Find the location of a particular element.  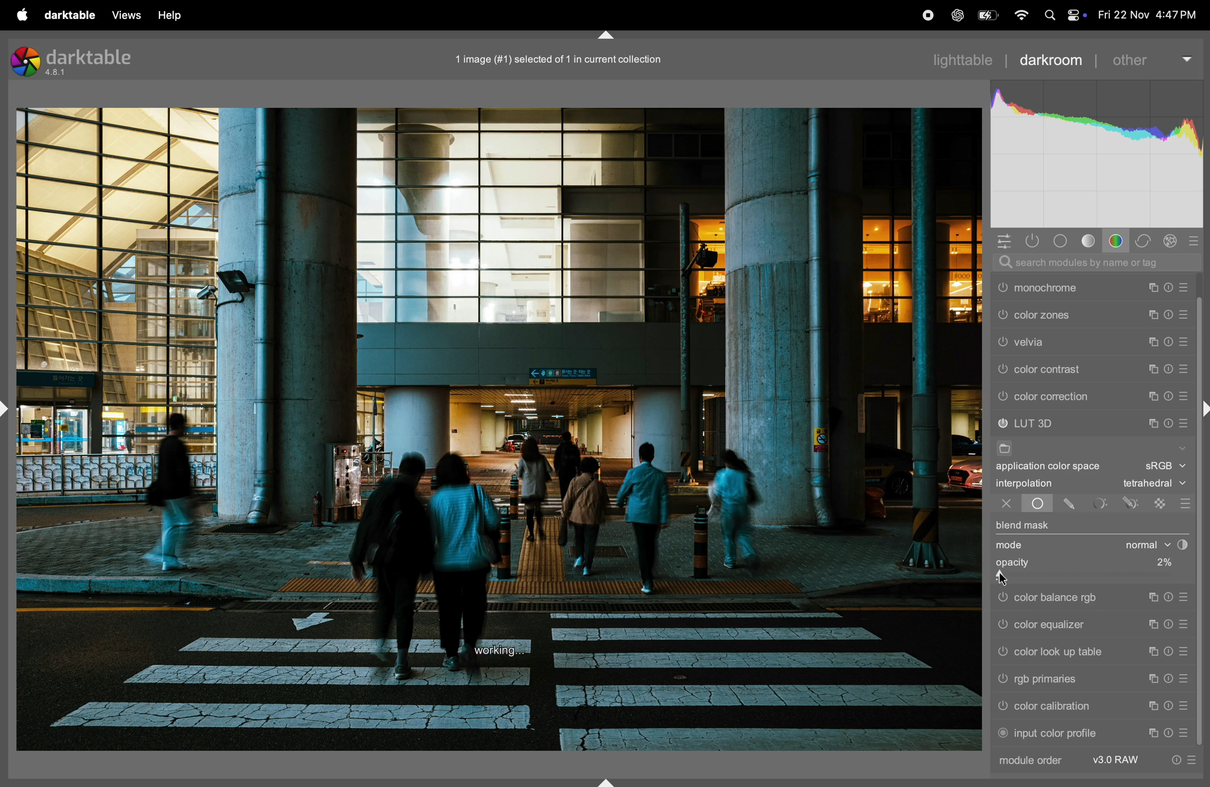

multiple instance actions is located at coordinates (1151, 651).